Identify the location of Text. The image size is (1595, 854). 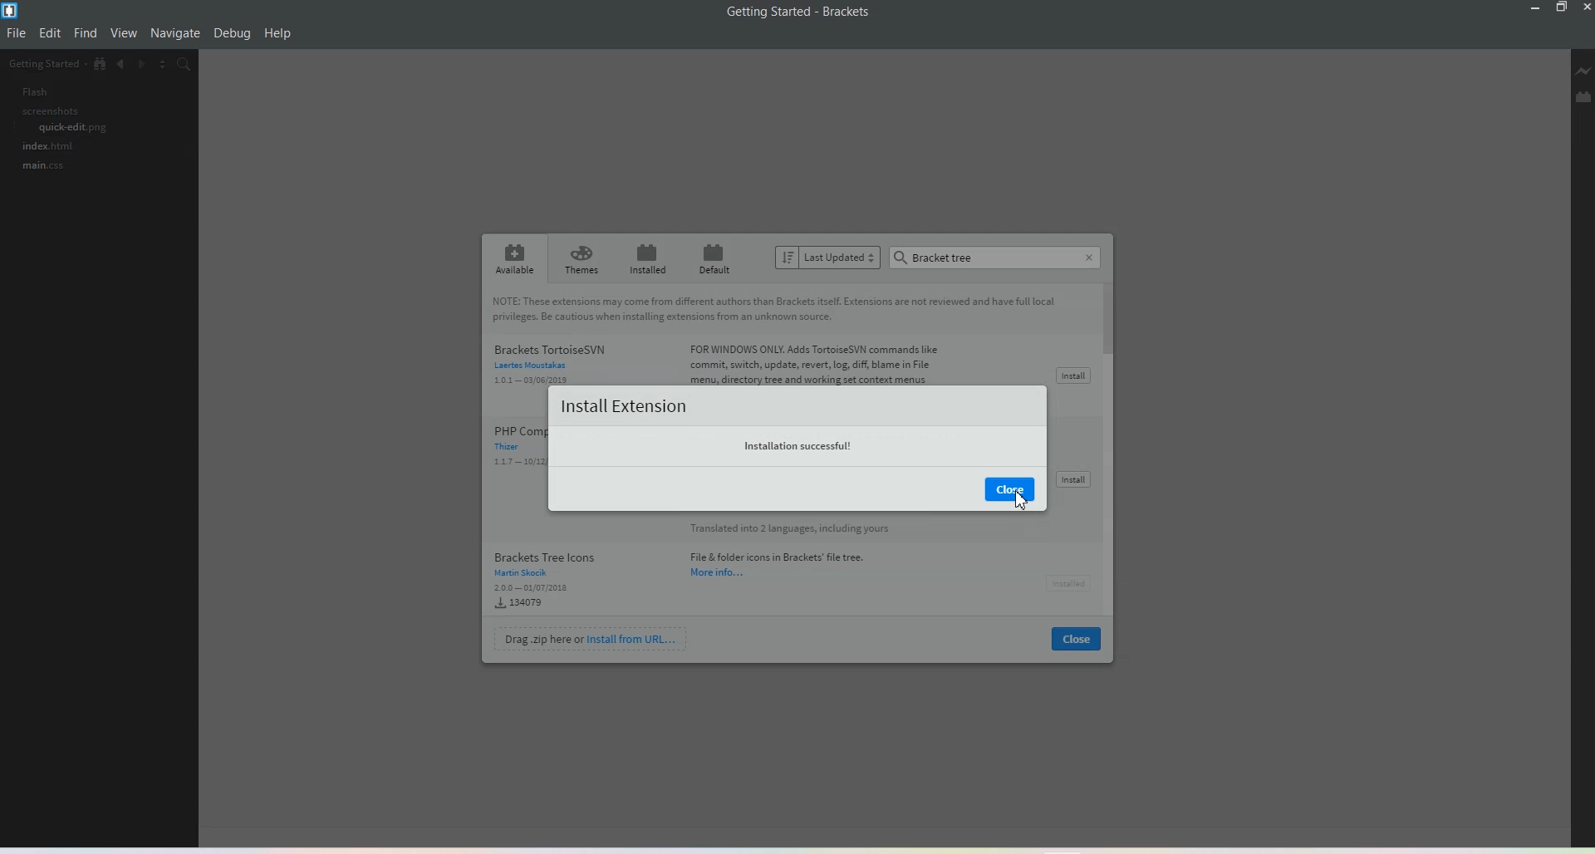
(777, 308).